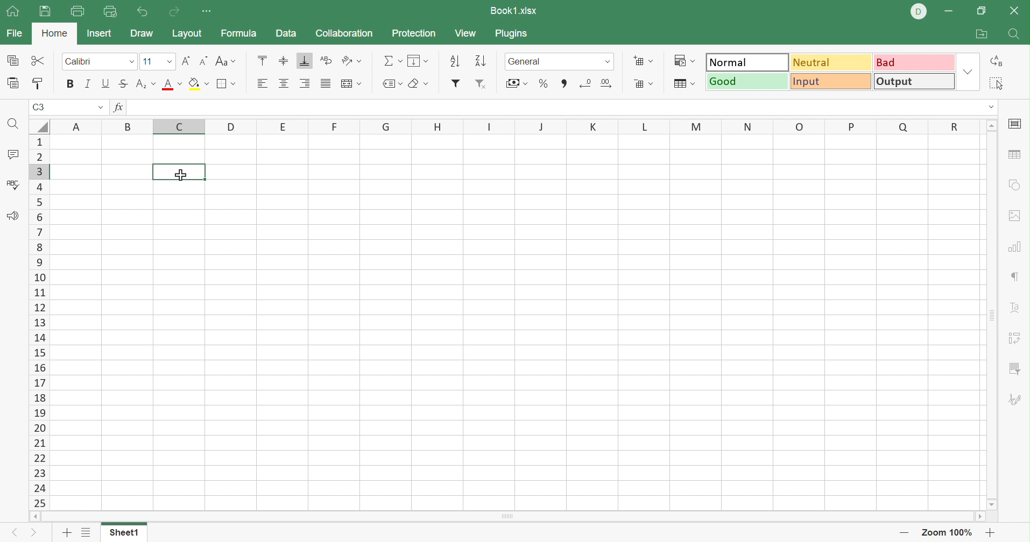 The image size is (1030, 542). I want to click on Home, so click(57, 33).